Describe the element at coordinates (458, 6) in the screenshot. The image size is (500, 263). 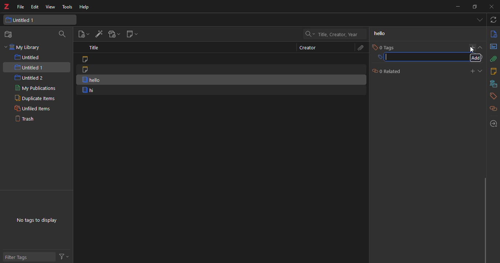
I see `minimize` at that location.